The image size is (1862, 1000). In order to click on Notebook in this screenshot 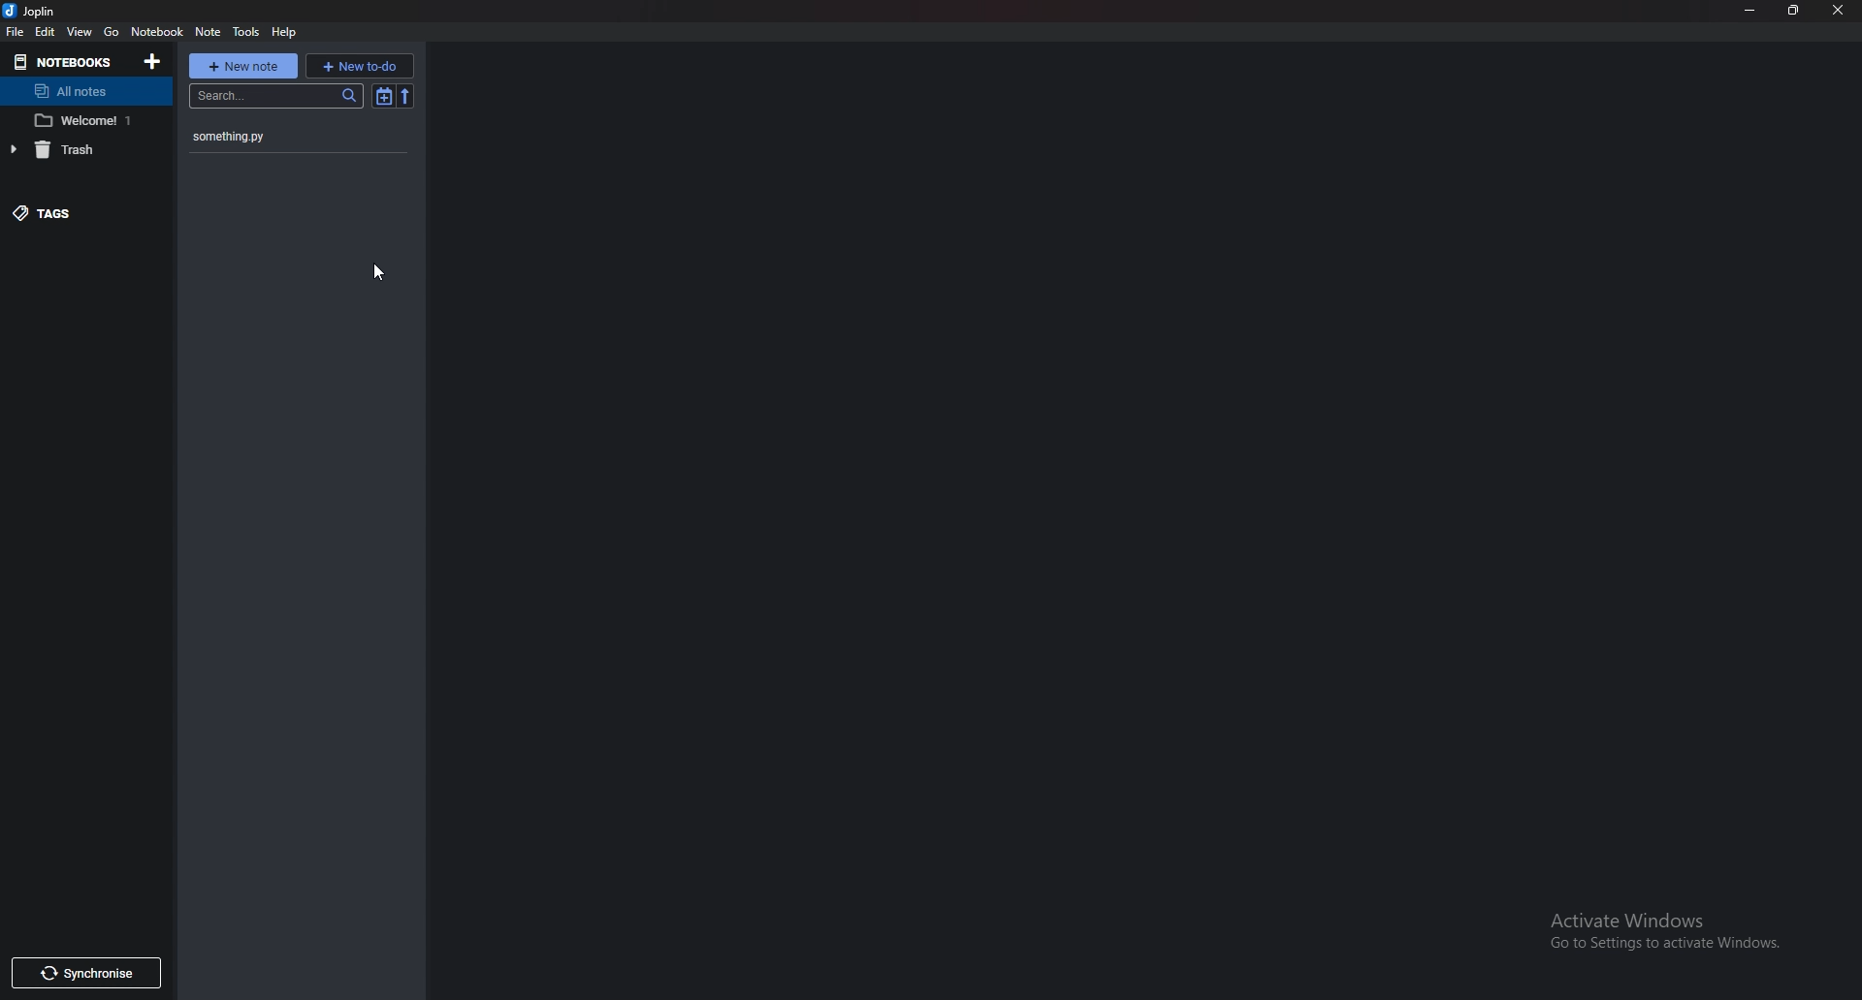, I will do `click(82, 120)`.